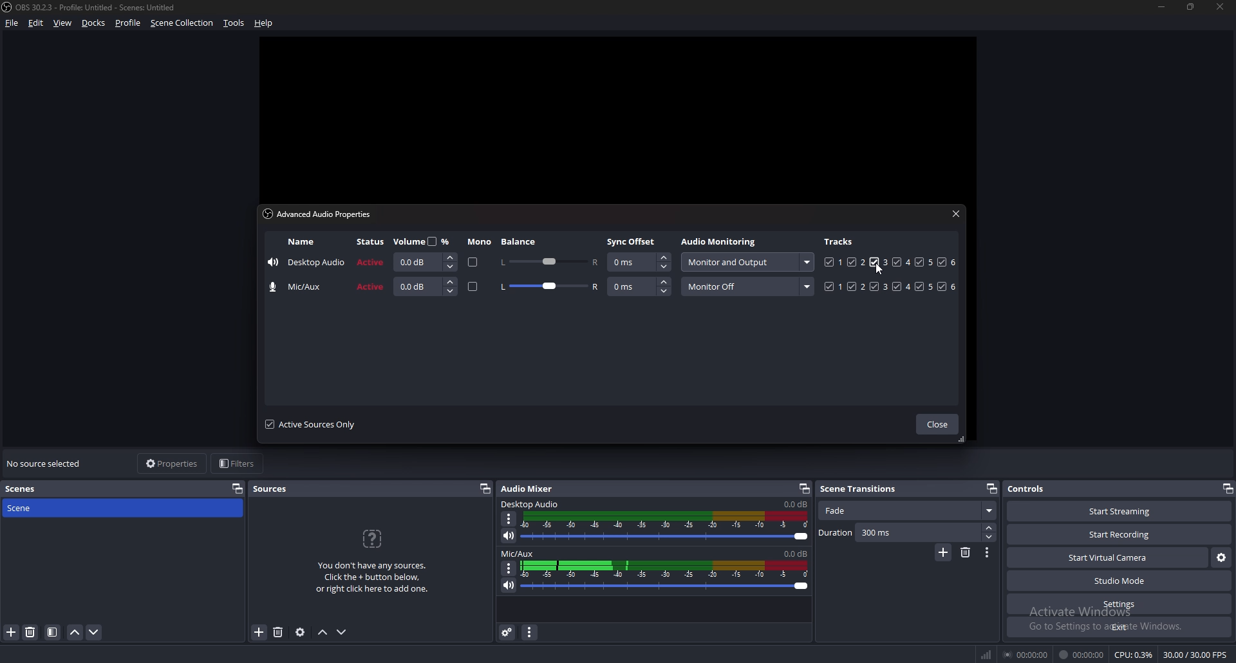  Describe the element at coordinates (967, 552) in the screenshot. I see `delete scene` at that location.